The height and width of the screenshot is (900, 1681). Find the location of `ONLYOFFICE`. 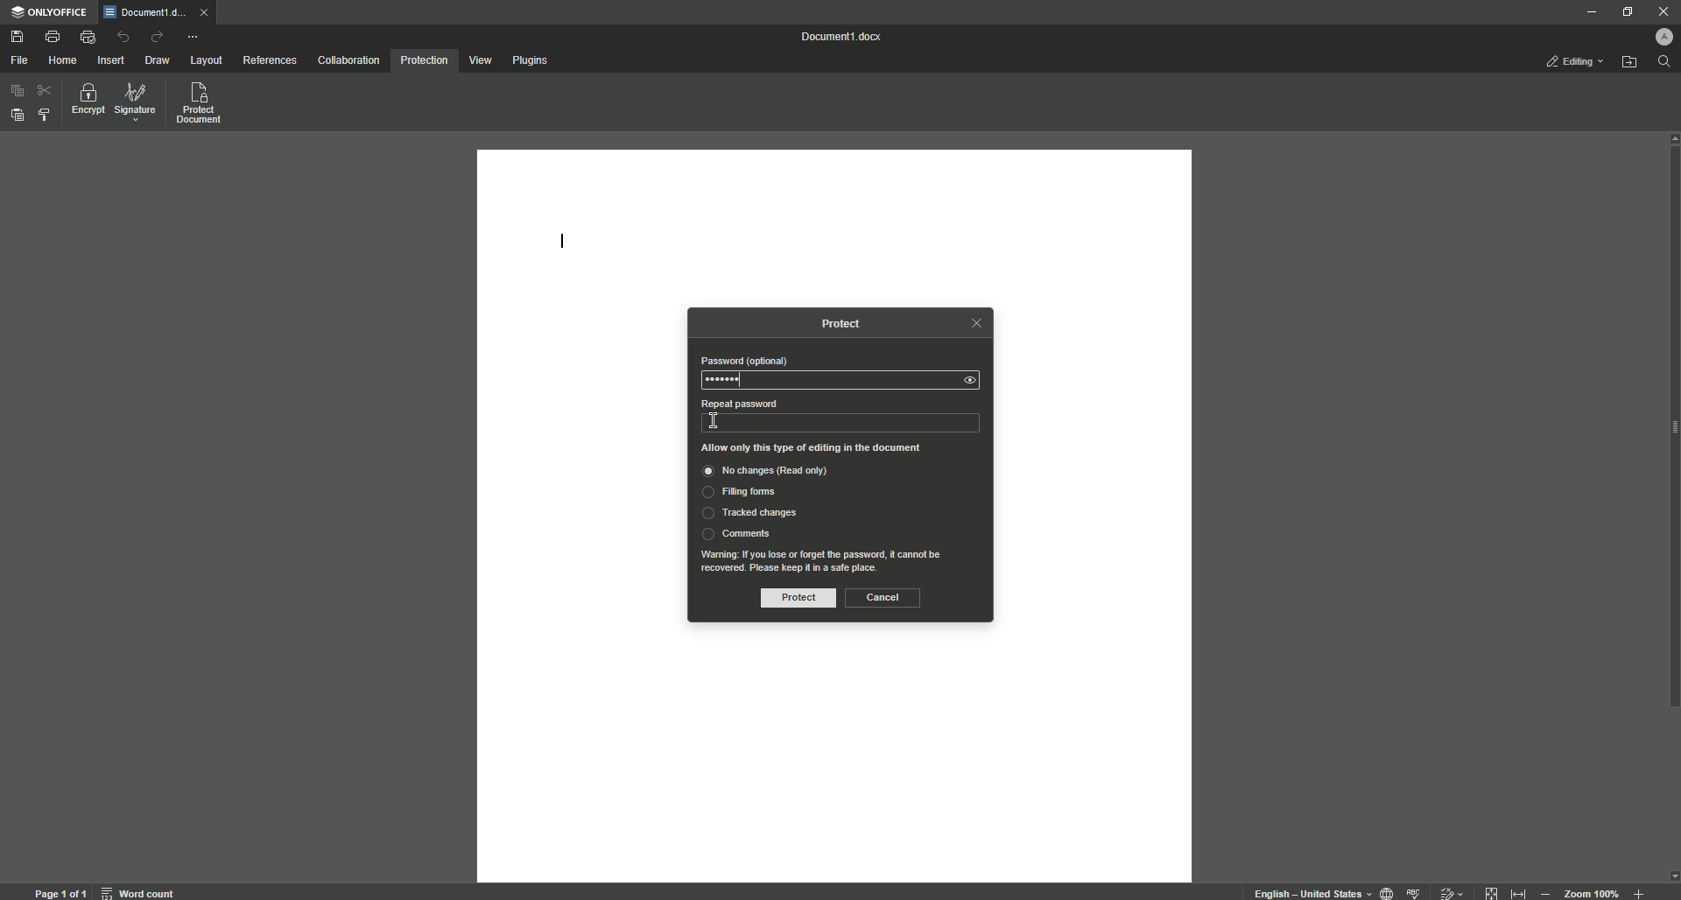

ONLYOFFICE is located at coordinates (51, 14).